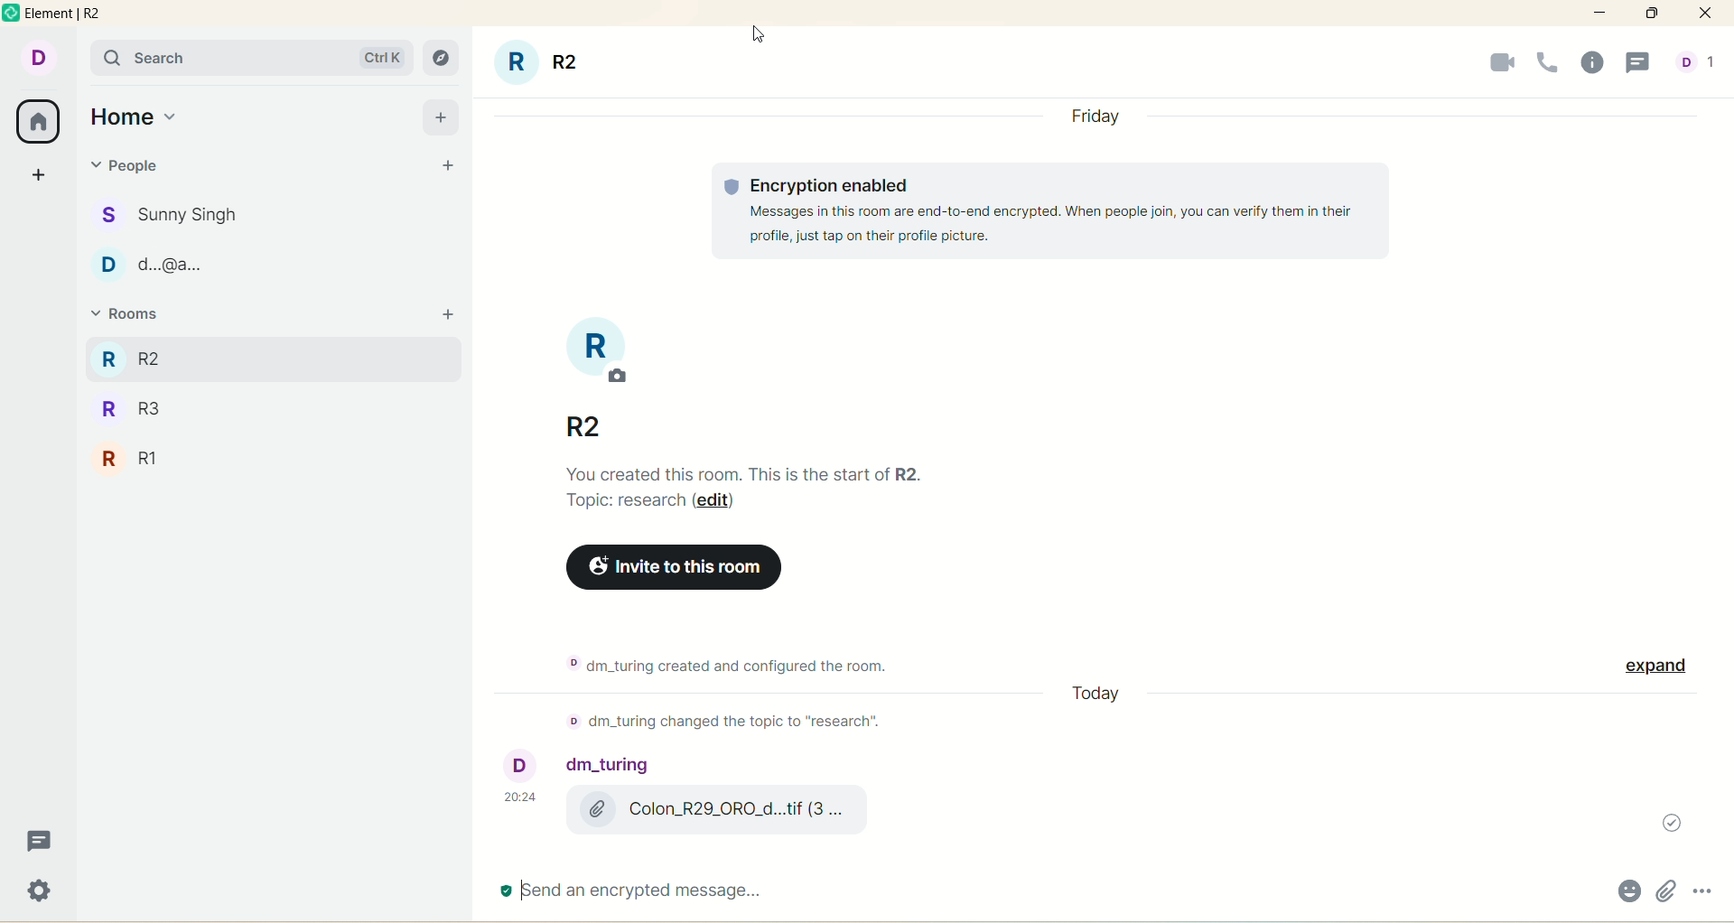 This screenshot has height=923, width=1734. I want to click on add, so click(441, 116).